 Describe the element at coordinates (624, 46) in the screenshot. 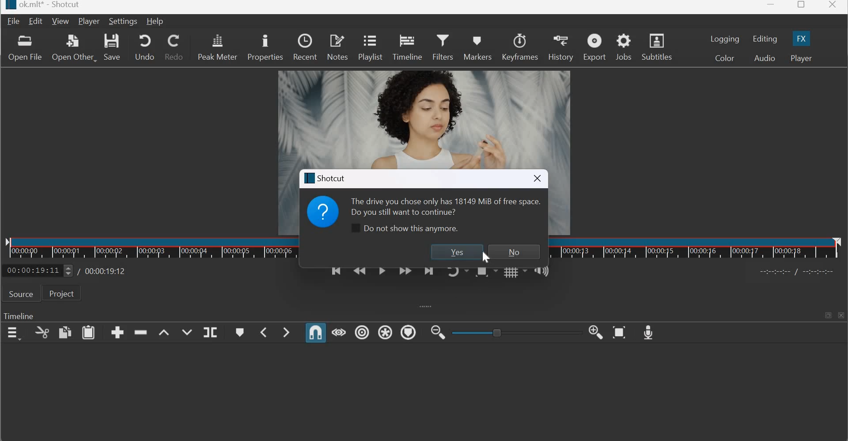

I see `Jobs` at that location.